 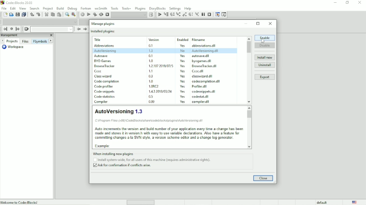 I want to click on Find, so click(x=67, y=14).